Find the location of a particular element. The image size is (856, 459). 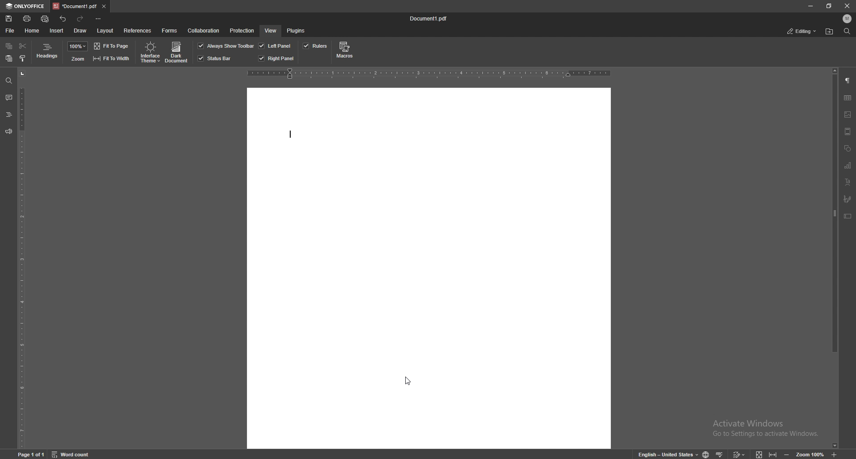

headings is located at coordinates (48, 53).